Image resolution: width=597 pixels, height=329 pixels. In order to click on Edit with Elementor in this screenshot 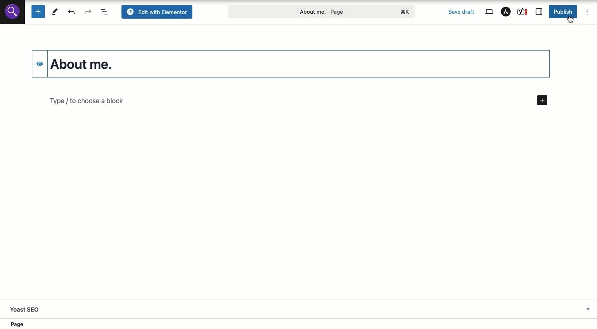, I will do `click(158, 12)`.